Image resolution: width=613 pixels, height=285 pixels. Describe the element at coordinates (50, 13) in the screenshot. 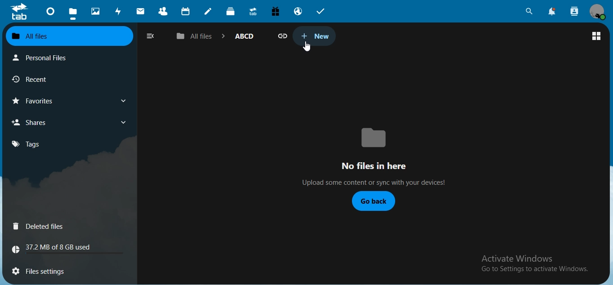

I see `dashboard` at that location.